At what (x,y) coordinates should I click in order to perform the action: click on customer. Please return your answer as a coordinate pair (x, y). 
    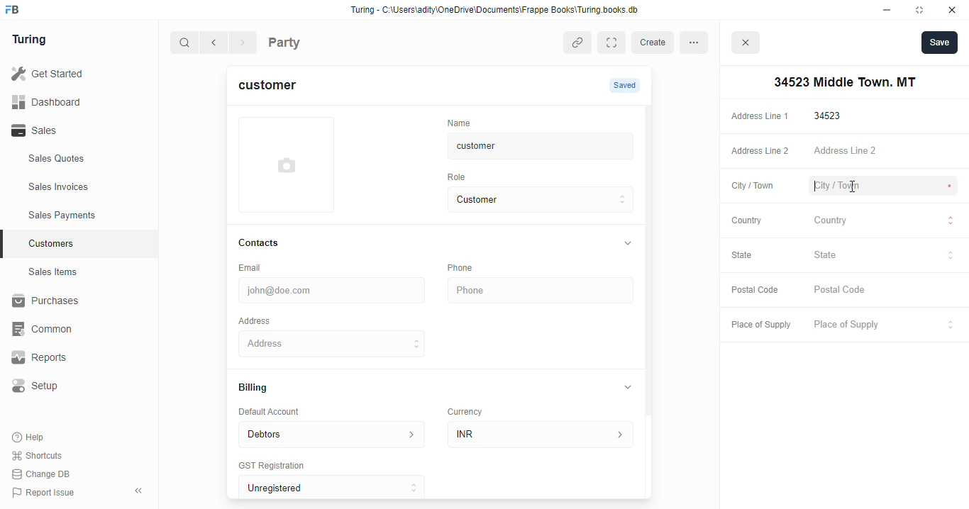
    Looking at the image, I should click on (276, 87).